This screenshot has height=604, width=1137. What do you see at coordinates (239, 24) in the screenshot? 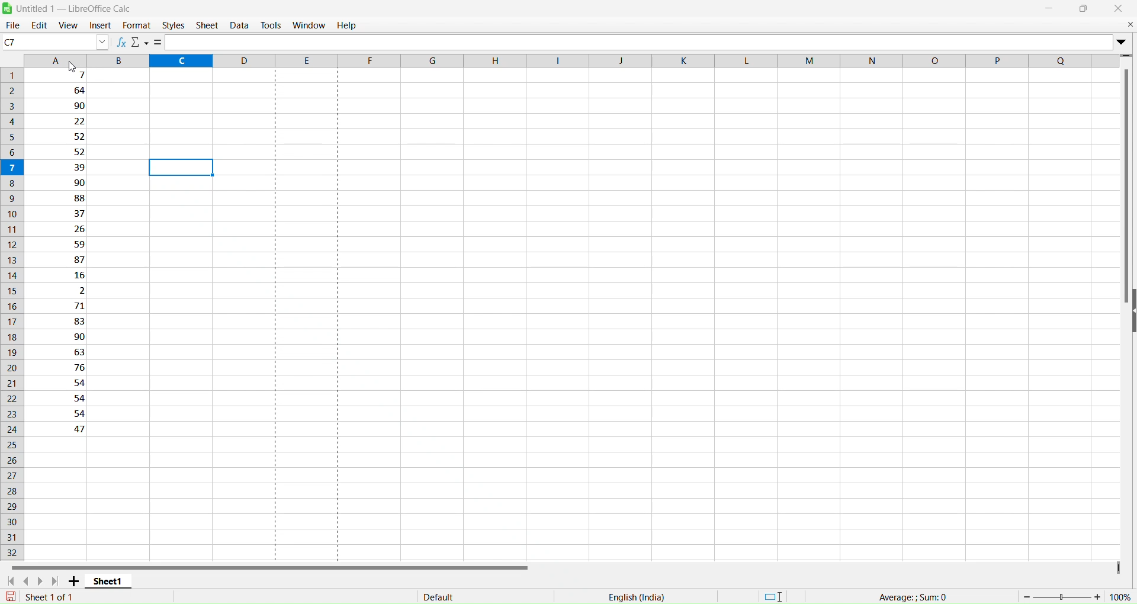
I see `Data` at bounding box center [239, 24].